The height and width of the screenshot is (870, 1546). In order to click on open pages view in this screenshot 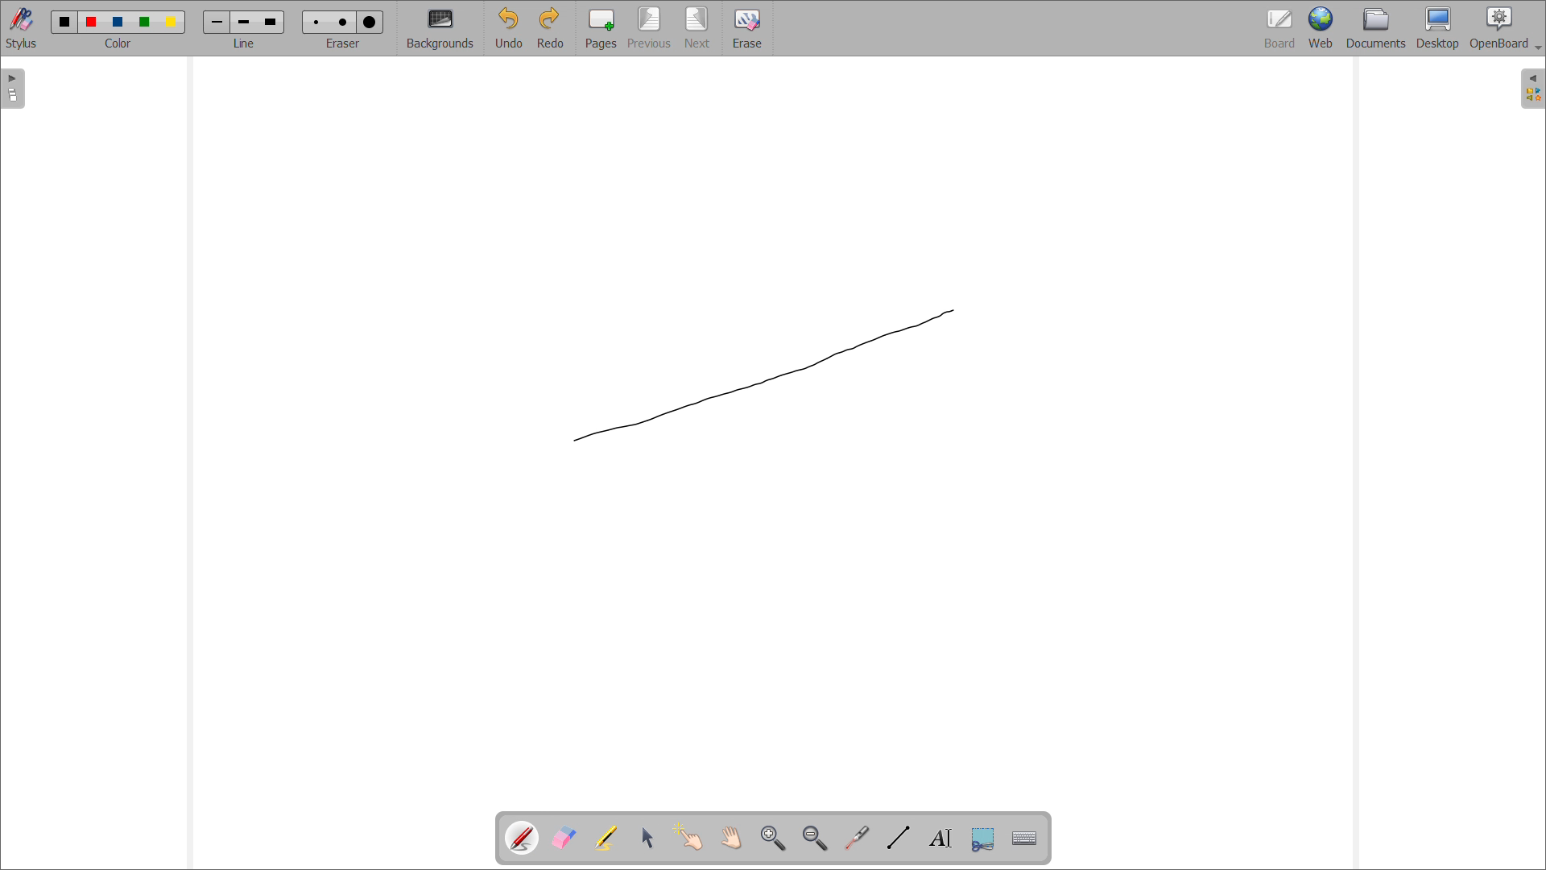, I will do `click(14, 89)`.